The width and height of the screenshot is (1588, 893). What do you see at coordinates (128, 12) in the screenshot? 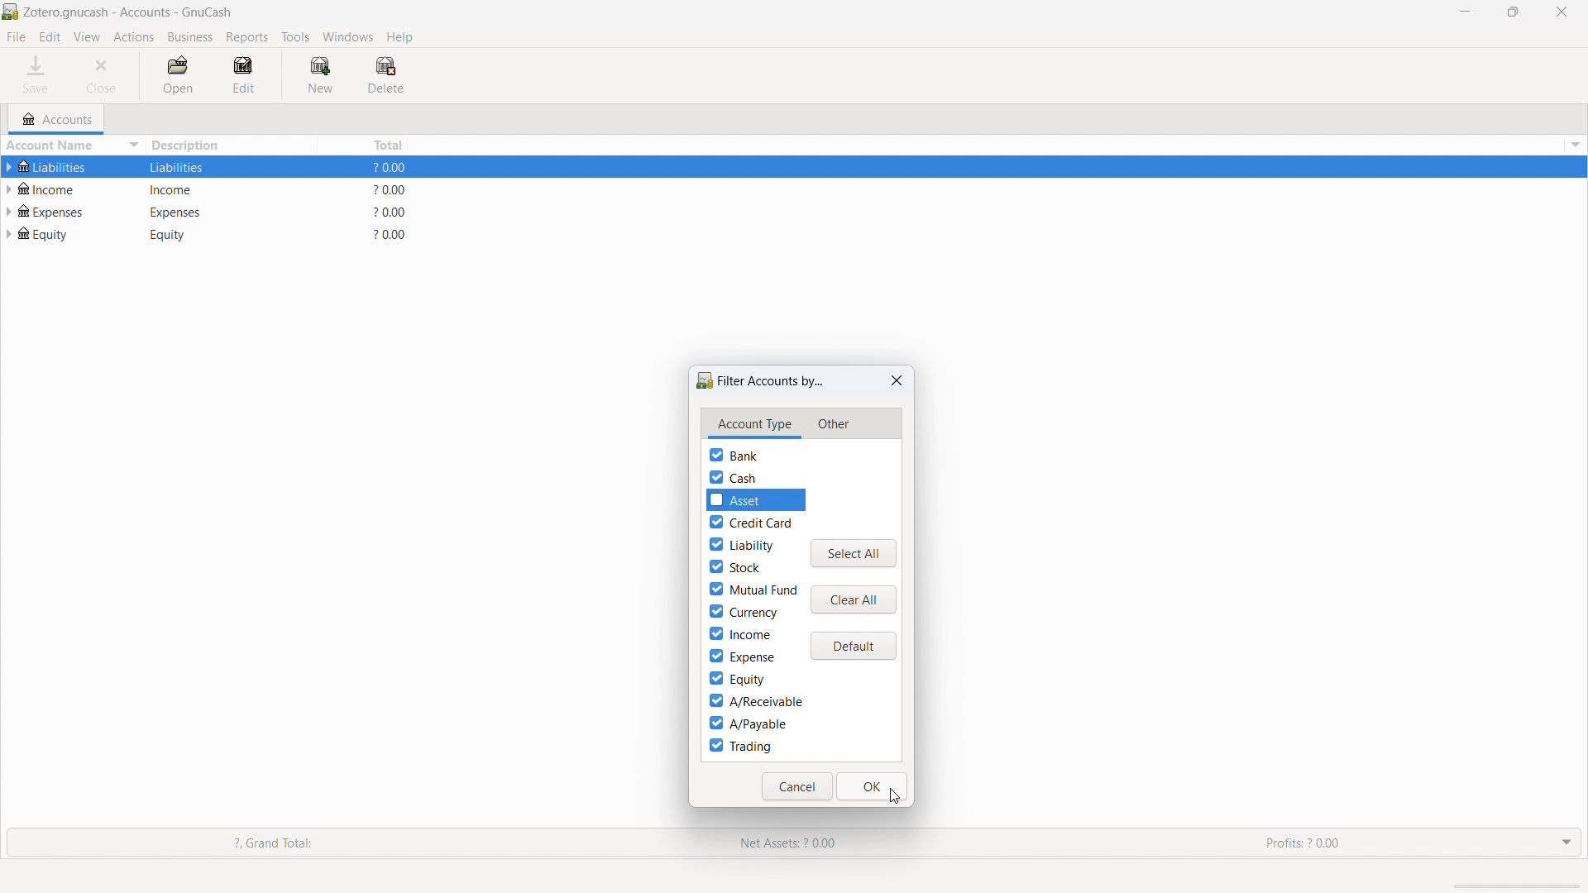
I see `title` at bounding box center [128, 12].